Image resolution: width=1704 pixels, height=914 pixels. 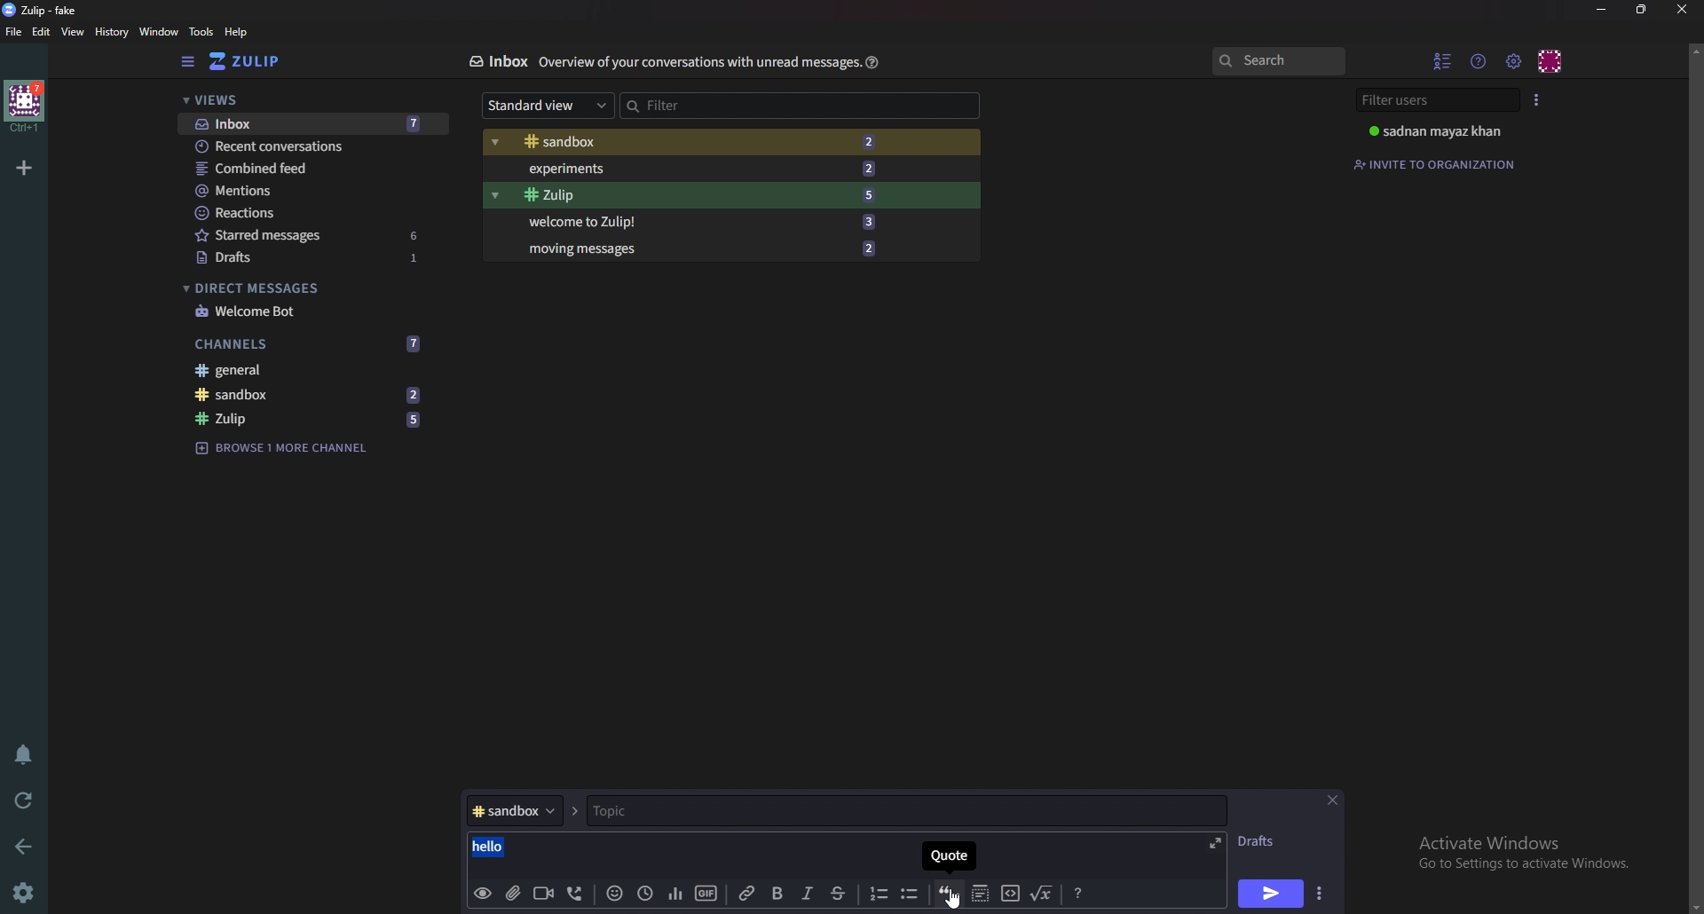 What do you see at coordinates (704, 894) in the screenshot?
I see `gif` at bounding box center [704, 894].